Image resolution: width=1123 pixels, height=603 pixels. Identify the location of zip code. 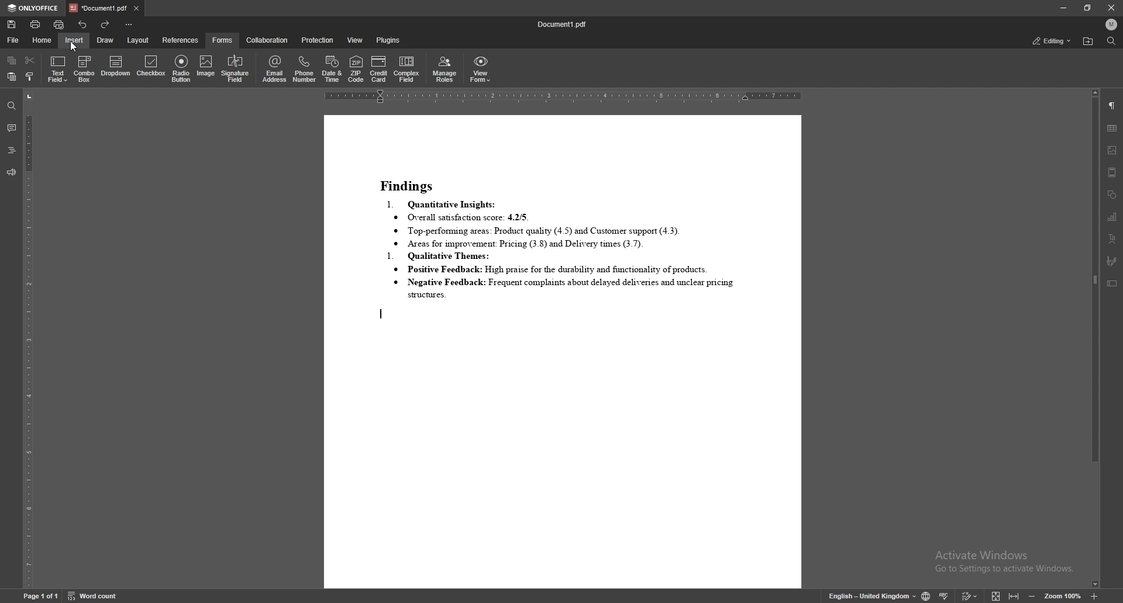
(356, 69).